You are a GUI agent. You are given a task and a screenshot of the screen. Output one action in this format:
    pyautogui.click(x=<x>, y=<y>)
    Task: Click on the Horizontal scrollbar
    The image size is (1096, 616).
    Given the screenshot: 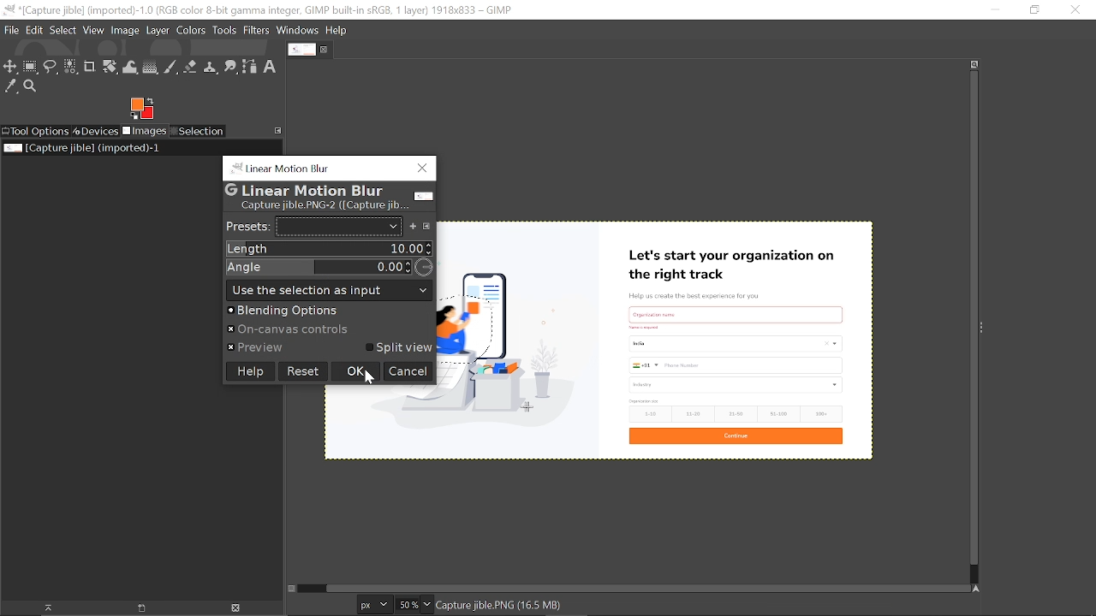 What is the action you would take?
    pyautogui.click(x=638, y=585)
    